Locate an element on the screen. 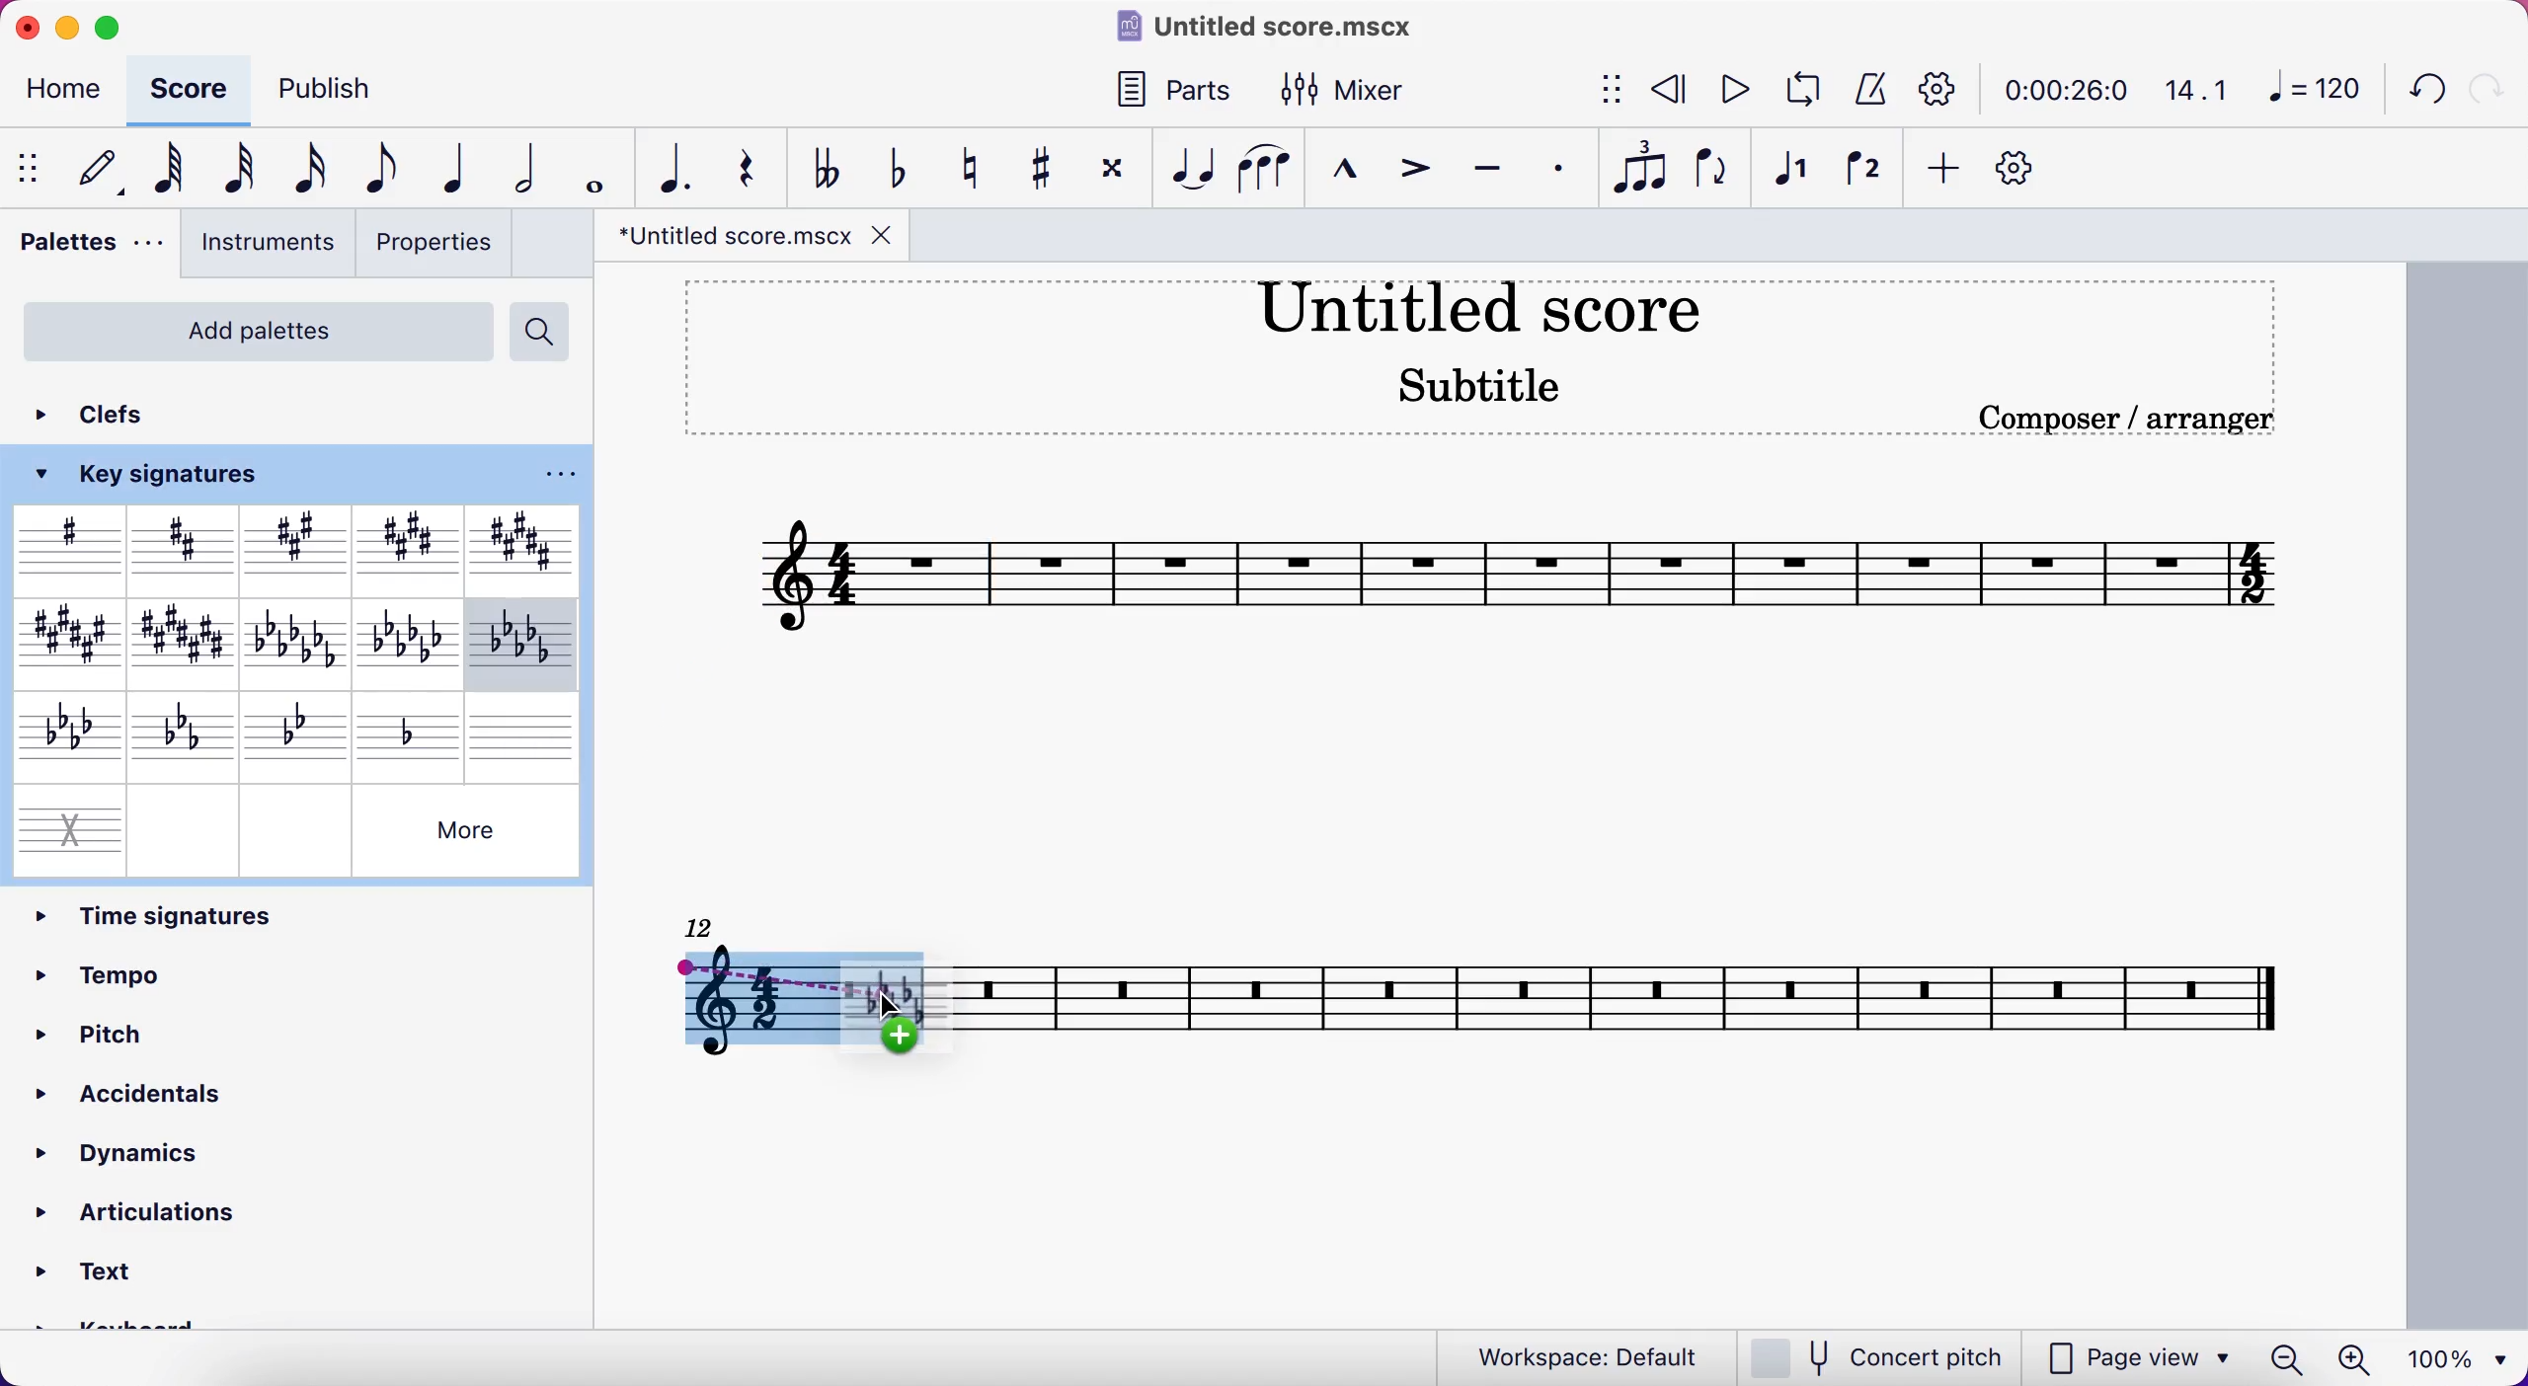 The height and width of the screenshot is (1386, 2528). F minor is located at coordinates (62, 733).